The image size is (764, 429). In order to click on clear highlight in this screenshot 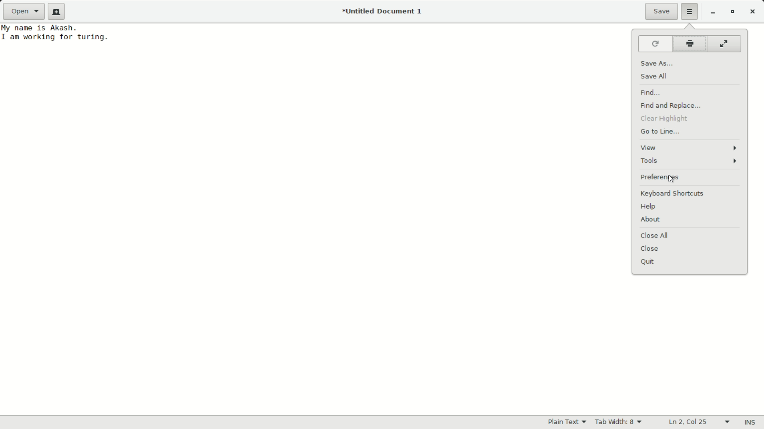, I will do `click(665, 119)`.